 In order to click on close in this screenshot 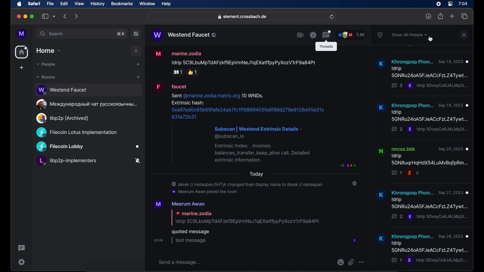, I will do `click(18, 16)`.